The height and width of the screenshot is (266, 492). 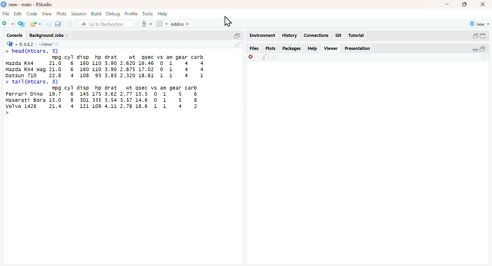 I want to click on mpg cyl disp hp drat wt sec vs am gear carb
Mazda RX4 21.0 6 160 110 3.90 2.620 16.46 0 1 4 4
Mazda RX4 wag 21.0 6 160 110 3.90 2. 17.02 0 1 4 4
ren 710 22.8 4 108 93 3.85 23 18.61 1 1 4 1
>, so click(x=113, y=65).